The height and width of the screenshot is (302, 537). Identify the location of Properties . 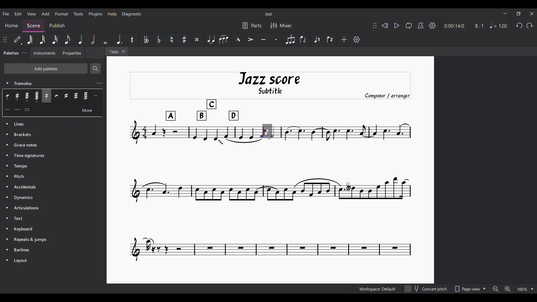
(72, 53).